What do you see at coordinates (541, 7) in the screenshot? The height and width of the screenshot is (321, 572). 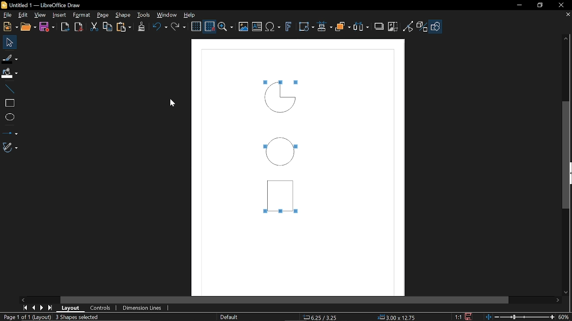 I see `REstore down` at bounding box center [541, 7].